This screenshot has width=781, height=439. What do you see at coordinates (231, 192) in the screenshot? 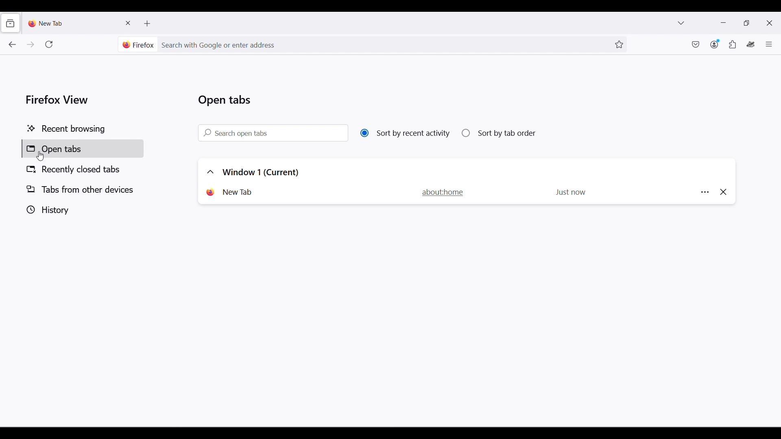
I see `Current Open tab` at bounding box center [231, 192].